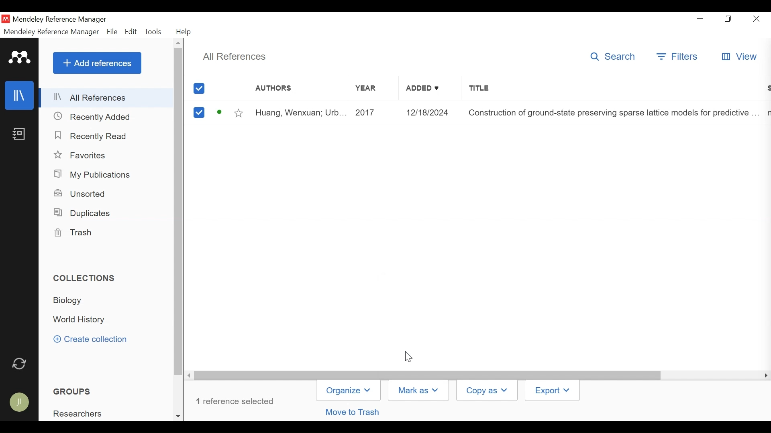 The image size is (771, 433). Describe the element at coordinates (85, 278) in the screenshot. I see `Collections` at that location.